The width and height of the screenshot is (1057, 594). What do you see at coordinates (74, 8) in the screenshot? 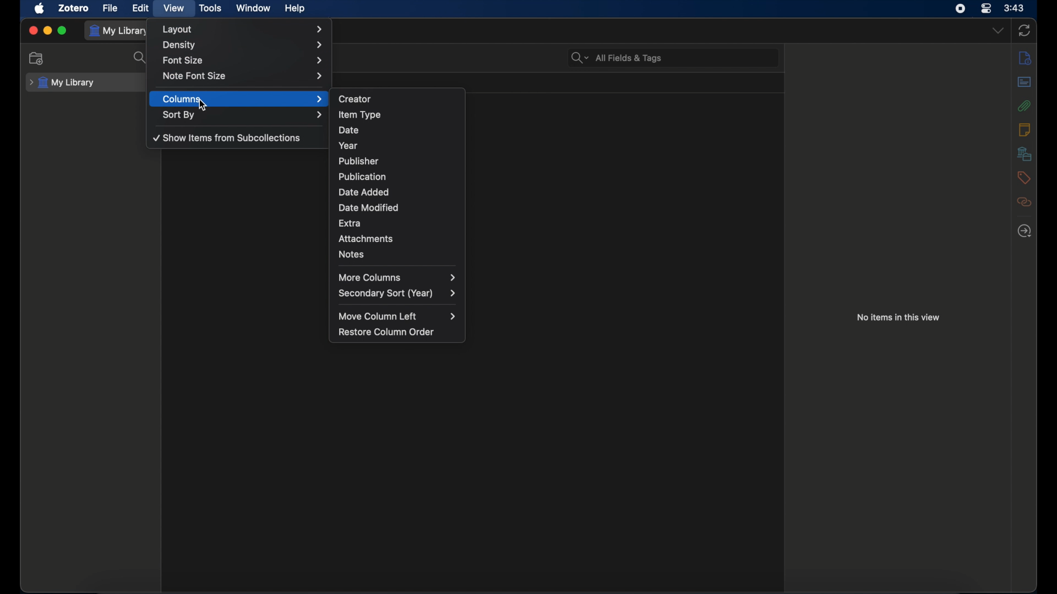
I see `zotero` at bounding box center [74, 8].